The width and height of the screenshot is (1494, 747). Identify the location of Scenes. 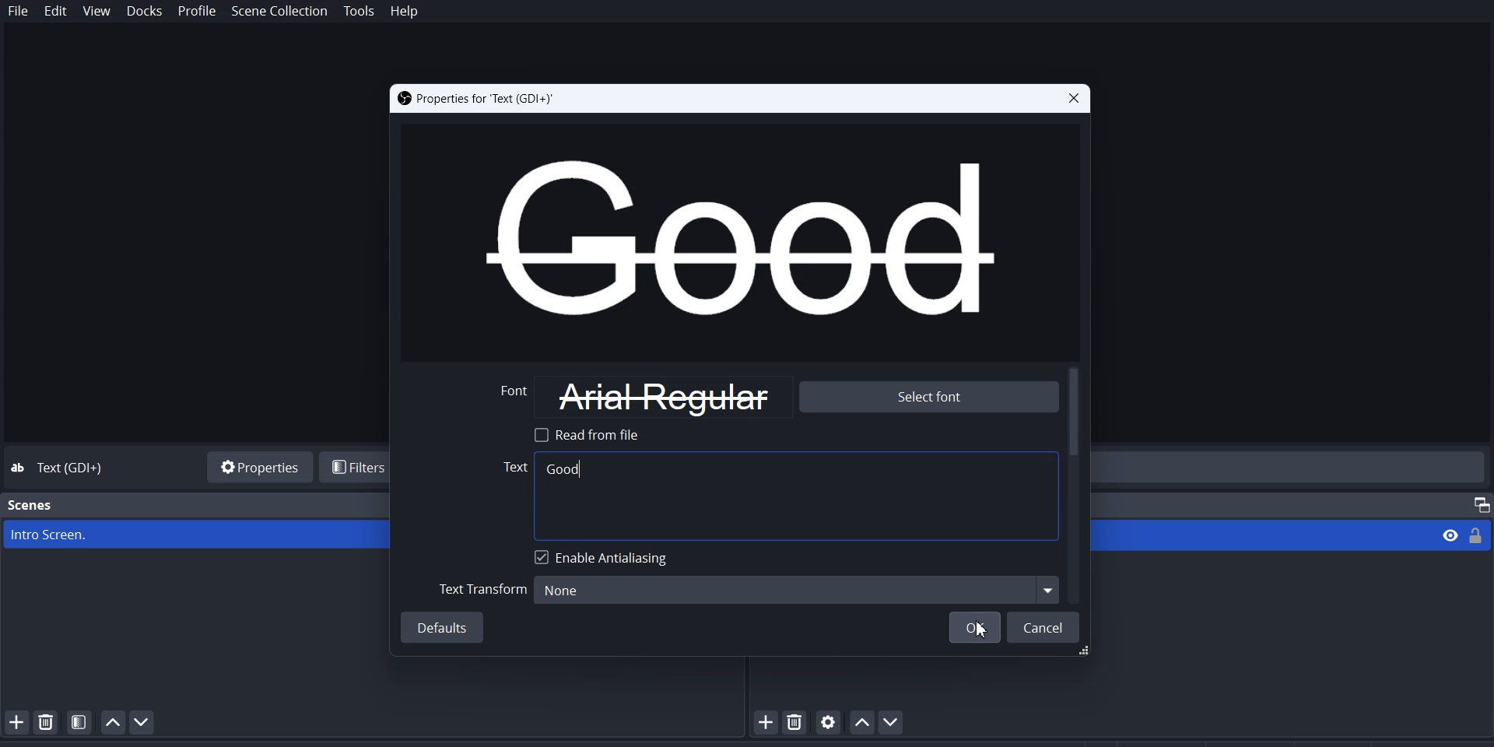
(31, 505).